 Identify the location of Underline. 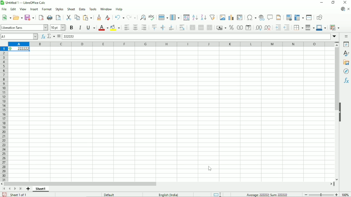
(91, 28).